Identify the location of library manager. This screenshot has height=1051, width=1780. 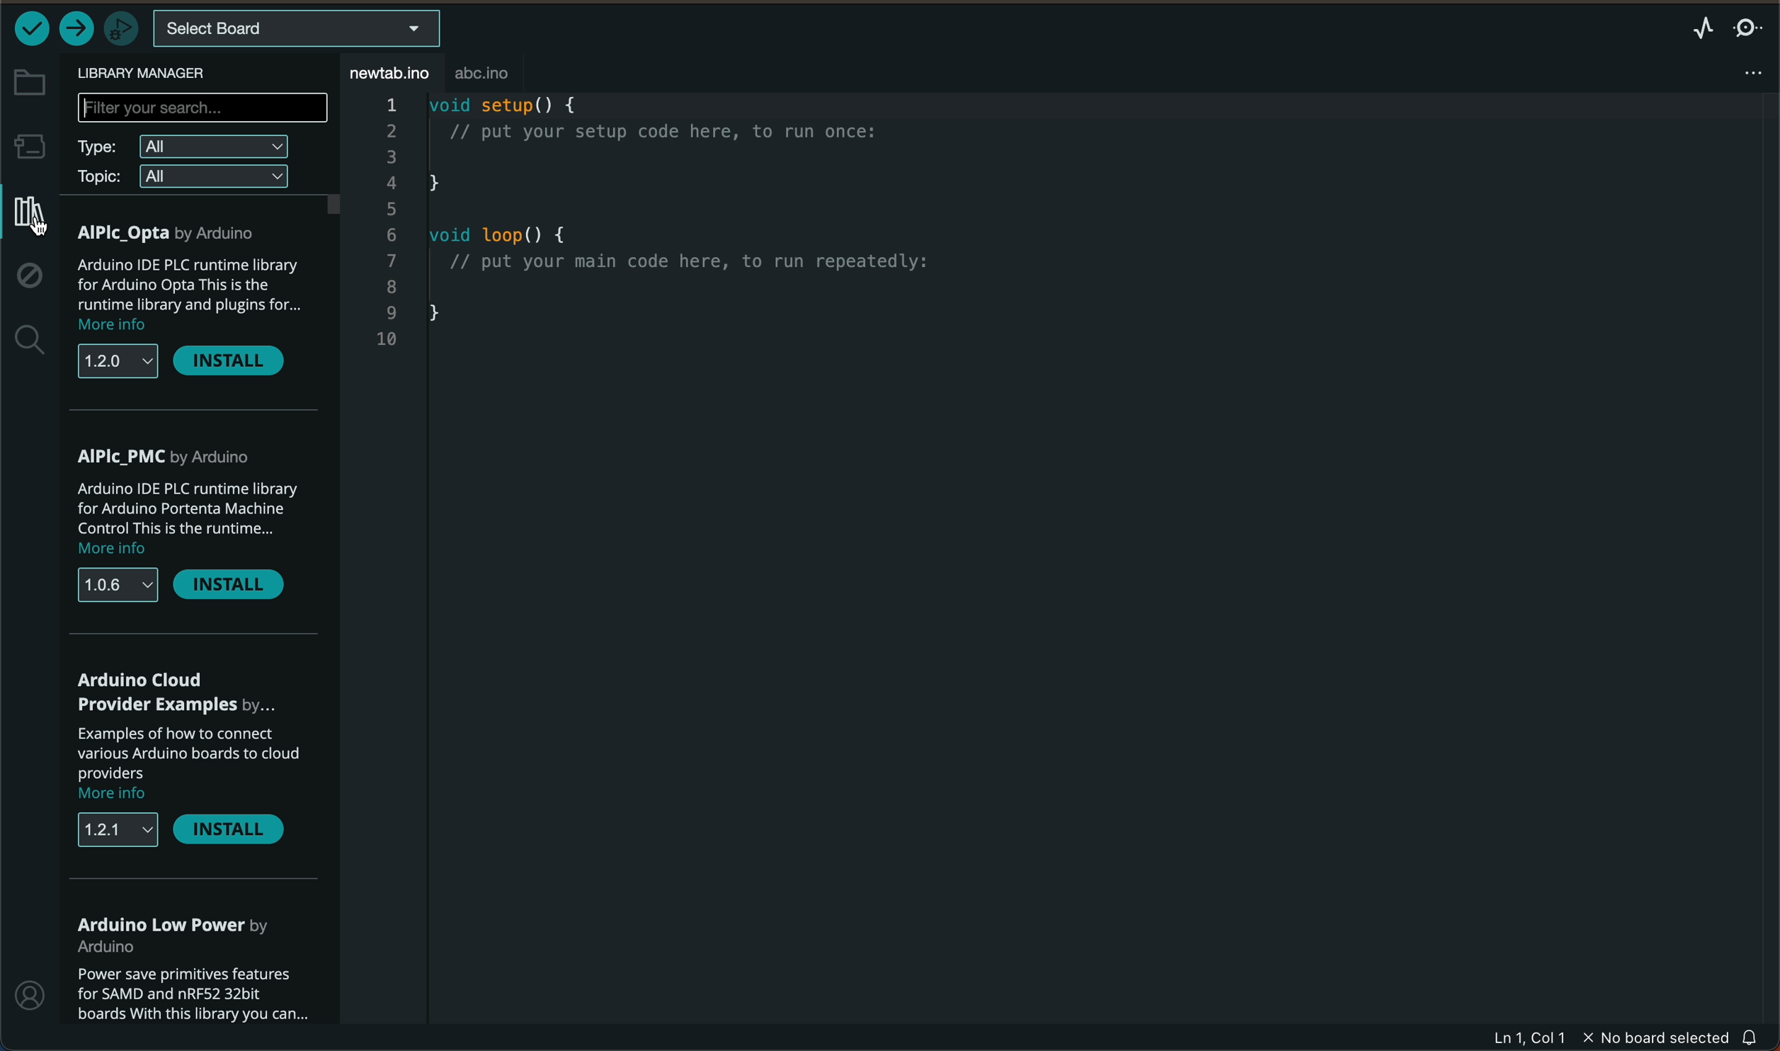
(156, 74).